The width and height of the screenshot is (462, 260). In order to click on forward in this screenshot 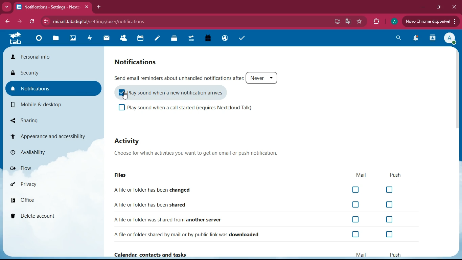, I will do `click(19, 22)`.